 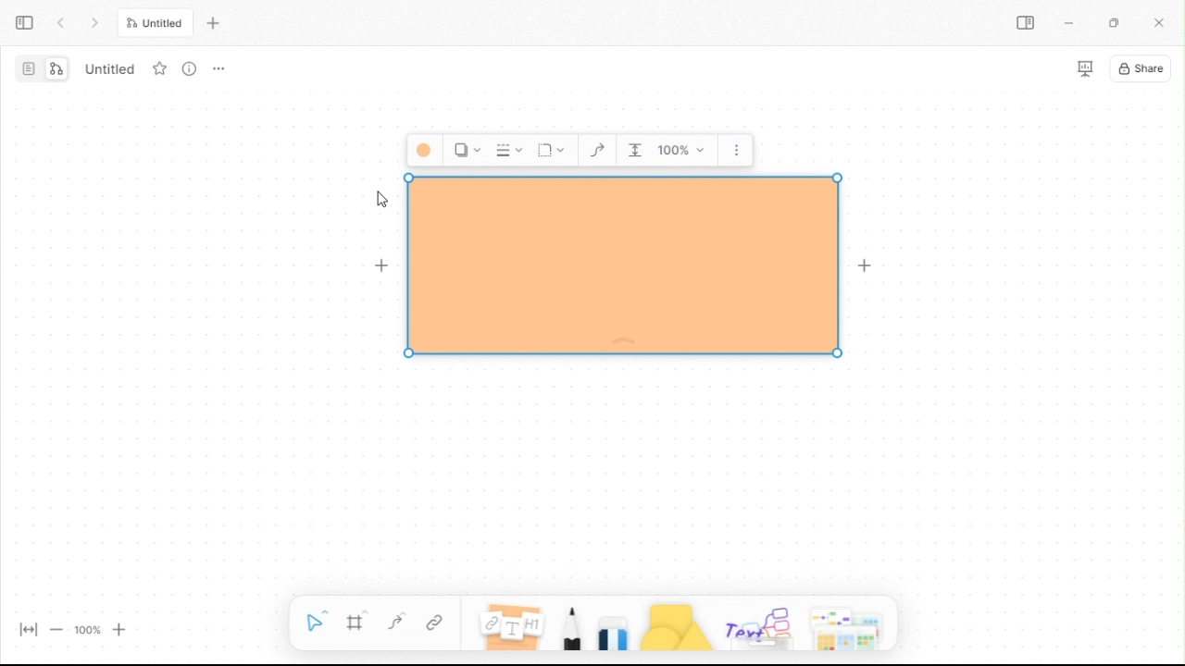 I want to click on fit width, so click(x=29, y=631).